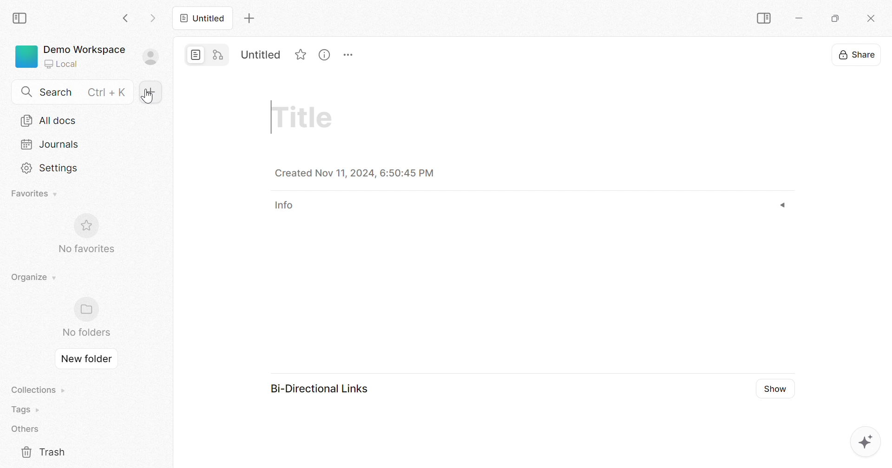 This screenshot has width=892, height=468. What do you see at coordinates (319, 388) in the screenshot?
I see `Bi-Directional Links` at bounding box center [319, 388].